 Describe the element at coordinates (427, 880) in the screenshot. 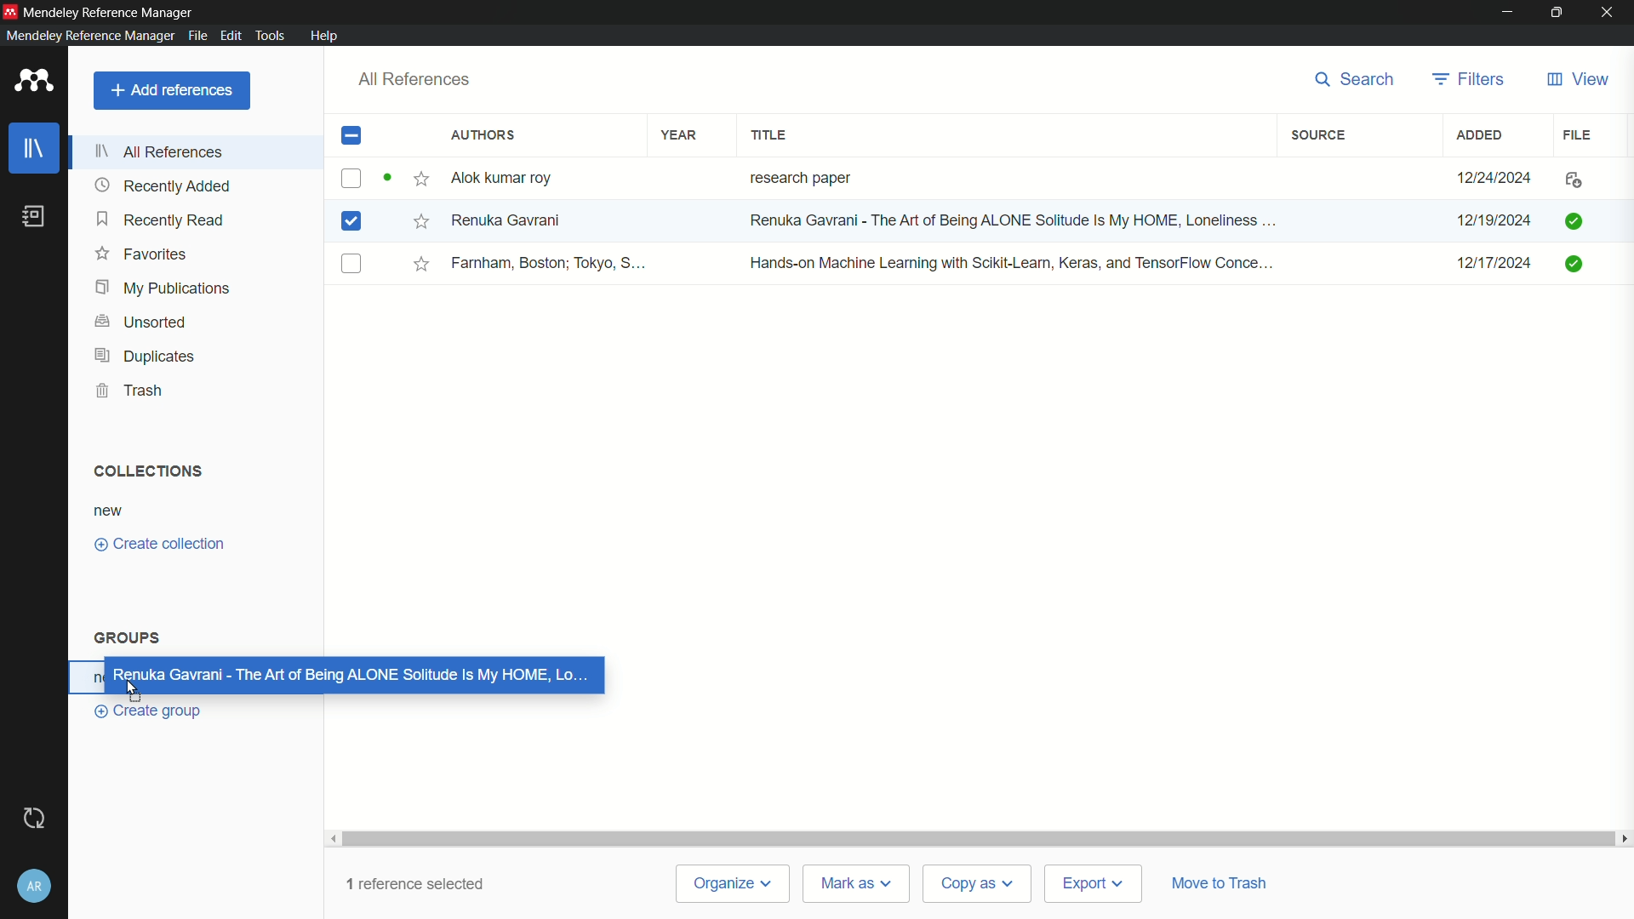

I see `1 reference selected` at that location.